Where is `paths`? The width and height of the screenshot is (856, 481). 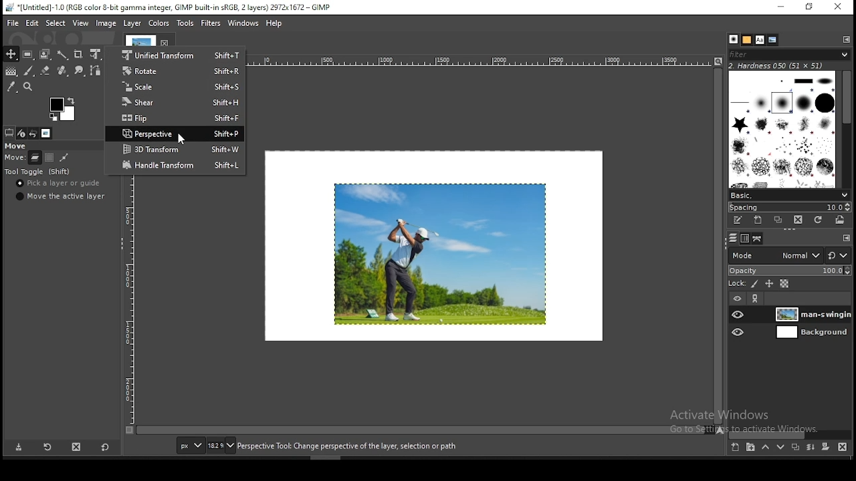
paths is located at coordinates (758, 239).